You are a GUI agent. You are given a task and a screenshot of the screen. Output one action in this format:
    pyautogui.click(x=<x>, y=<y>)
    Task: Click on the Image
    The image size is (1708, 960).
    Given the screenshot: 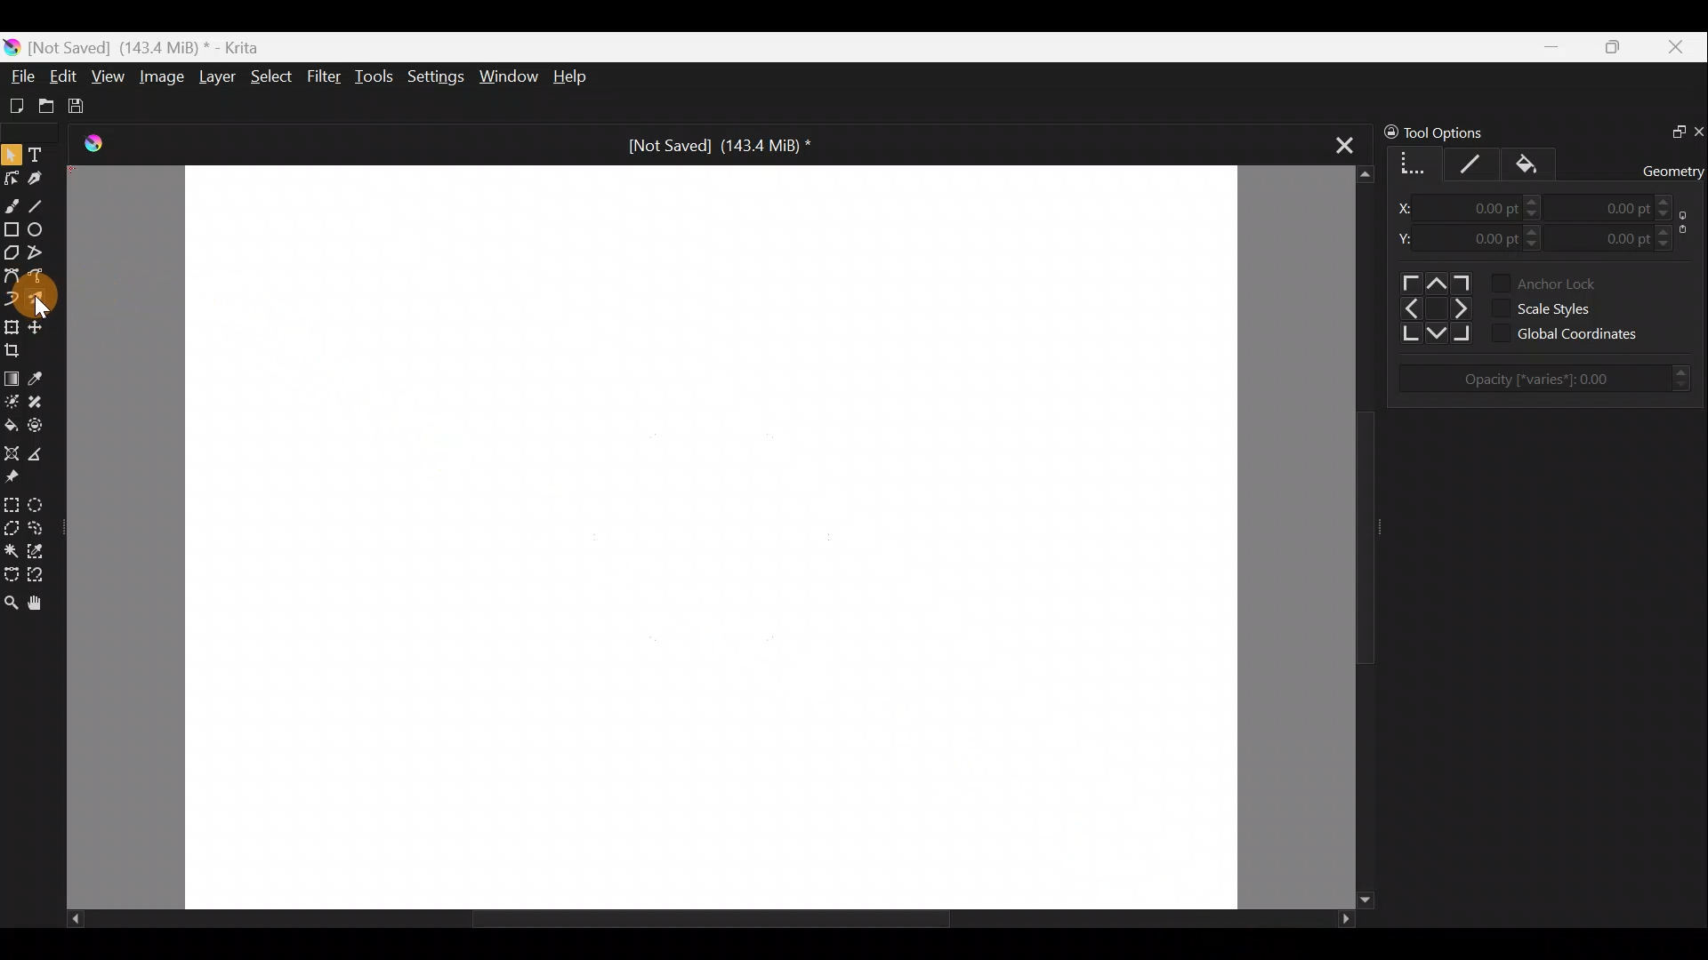 What is the action you would take?
    pyautogui.click(x=160, y=76)
    